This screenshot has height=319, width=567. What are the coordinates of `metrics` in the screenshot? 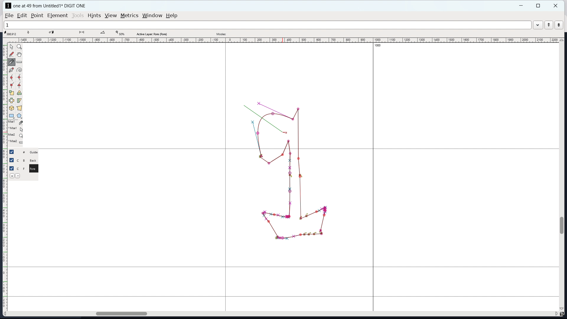 It's located at (129, 16).